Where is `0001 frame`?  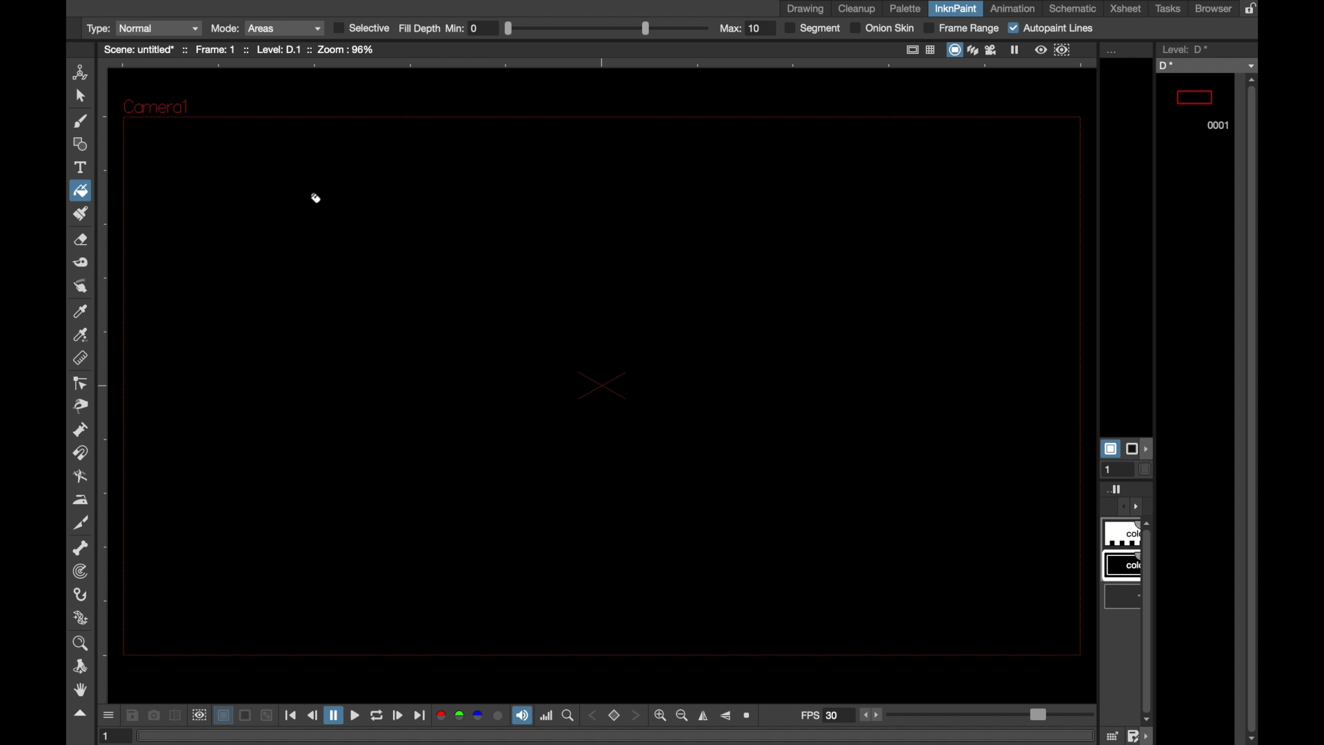
0001 frame is located at coordinates (1195, 105).